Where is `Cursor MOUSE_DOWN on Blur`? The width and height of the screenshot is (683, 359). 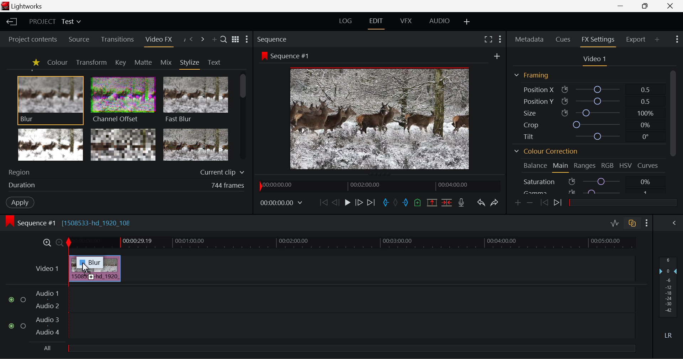 Cursor MOUSE_DOWN on Blur is located at coordinates (51, 100).